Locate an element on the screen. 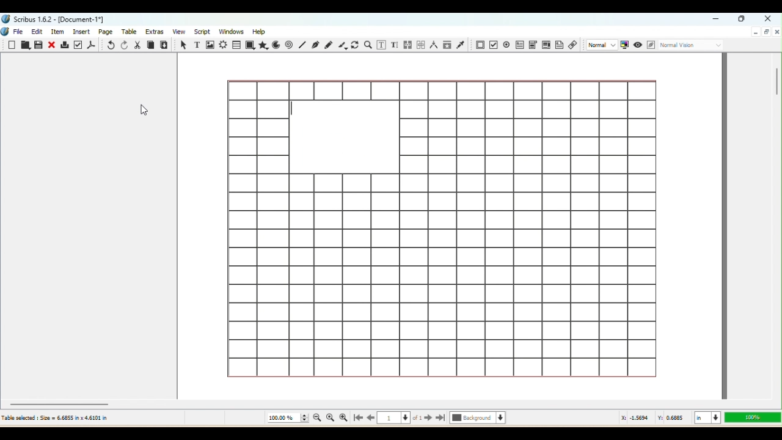 The width and height of the screenshot is (782, 440). Paste is located at coordinates (165, 45).